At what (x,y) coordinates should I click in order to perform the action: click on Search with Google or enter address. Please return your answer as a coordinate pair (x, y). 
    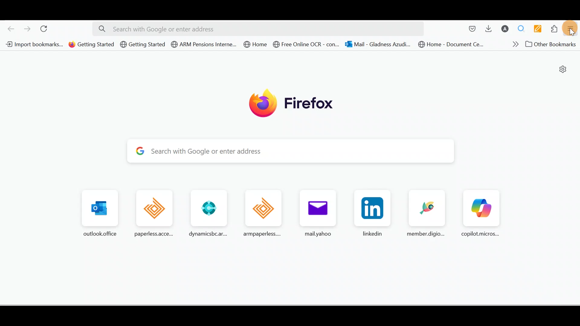
    Looking at the image, I should click on (258, 29).